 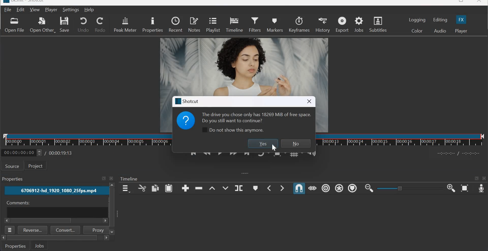 What do you see at coordinates (296, 144) in the screenshot?
I see `no` at bounding box center [296, 144].